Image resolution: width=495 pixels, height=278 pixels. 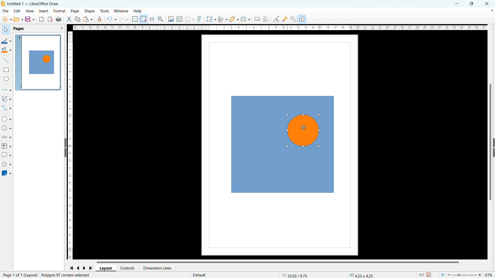 I want to click on export directly as pdf, so click(x=50, y=19).